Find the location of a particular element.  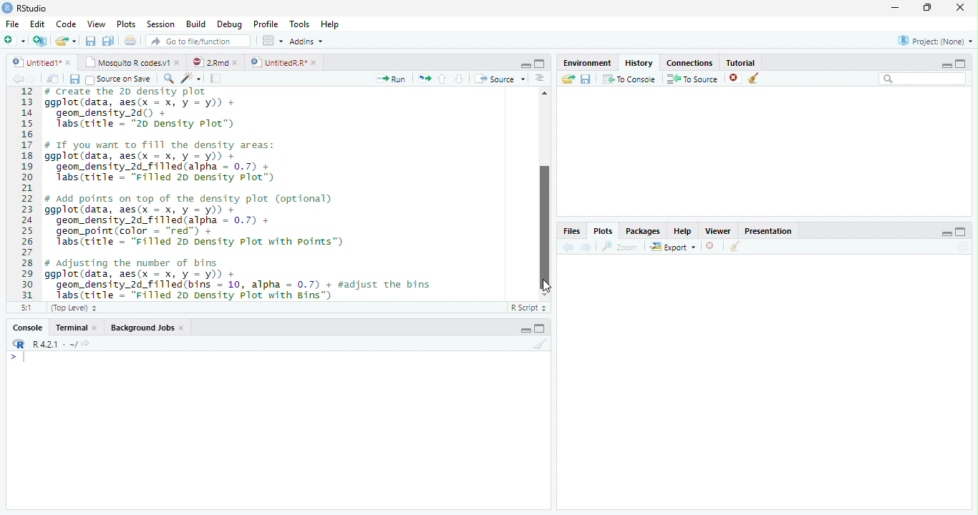

Search is located at coordinates (923, 79).